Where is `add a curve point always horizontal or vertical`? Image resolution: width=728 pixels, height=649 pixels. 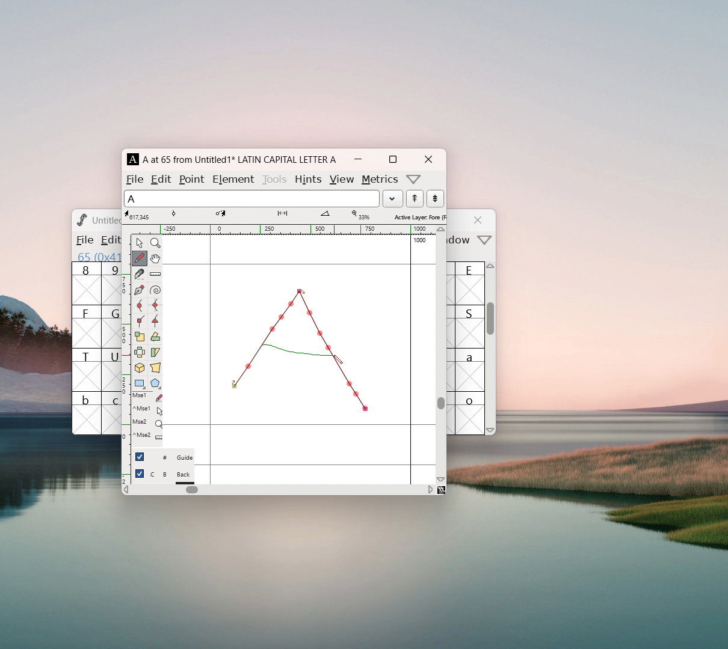 add a curve point always horizontal or vertical is located at coordinates (155, 305).